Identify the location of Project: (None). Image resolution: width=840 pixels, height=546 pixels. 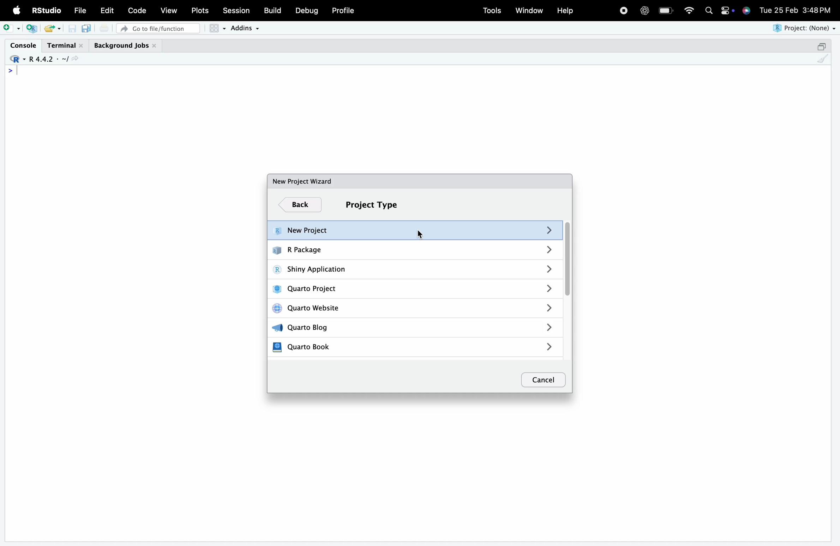
(803, 28).